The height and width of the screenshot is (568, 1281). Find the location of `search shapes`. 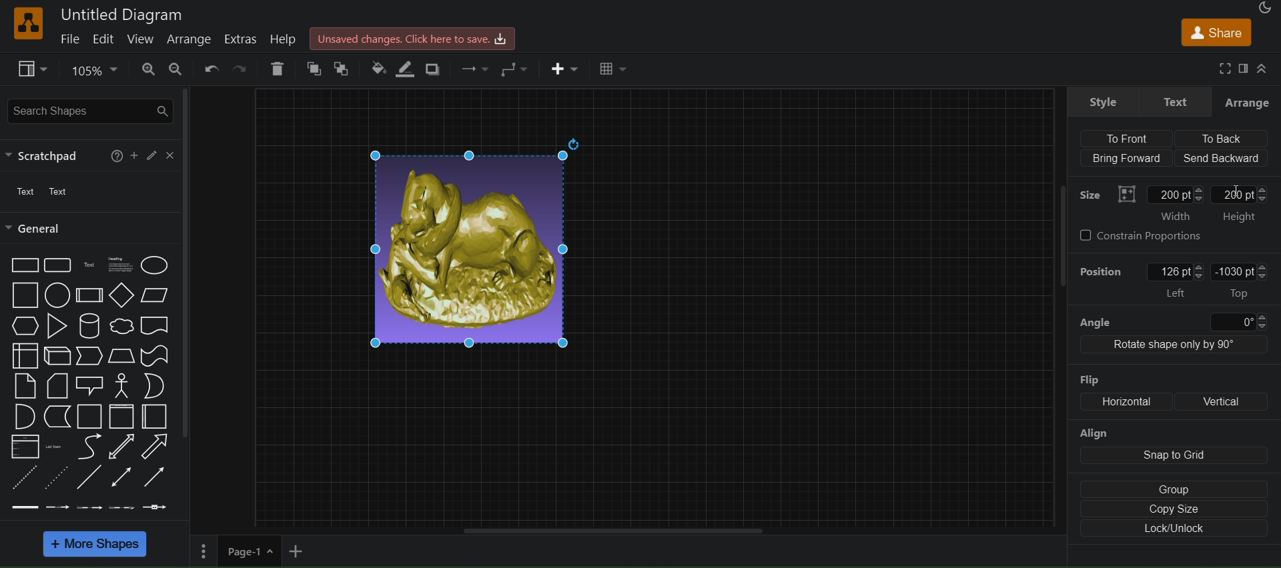

search shapes is located at coordinates (88, 111).